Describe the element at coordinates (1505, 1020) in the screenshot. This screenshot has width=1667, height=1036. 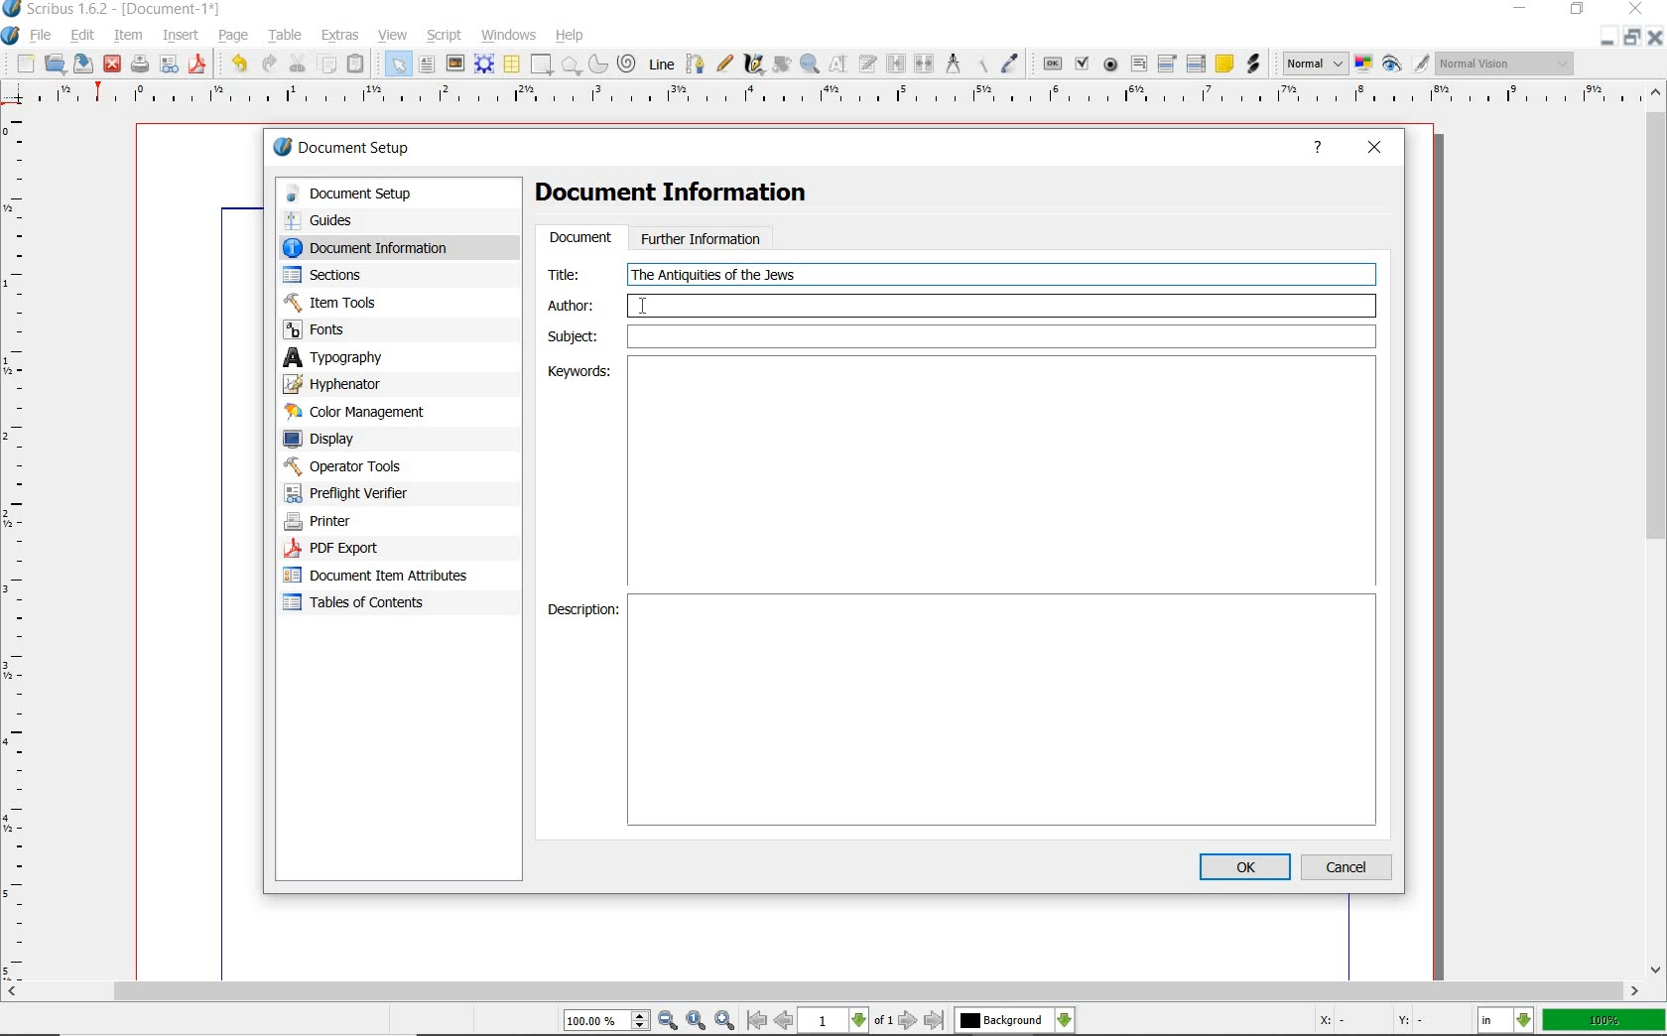
I see `select the current unit` at that location.